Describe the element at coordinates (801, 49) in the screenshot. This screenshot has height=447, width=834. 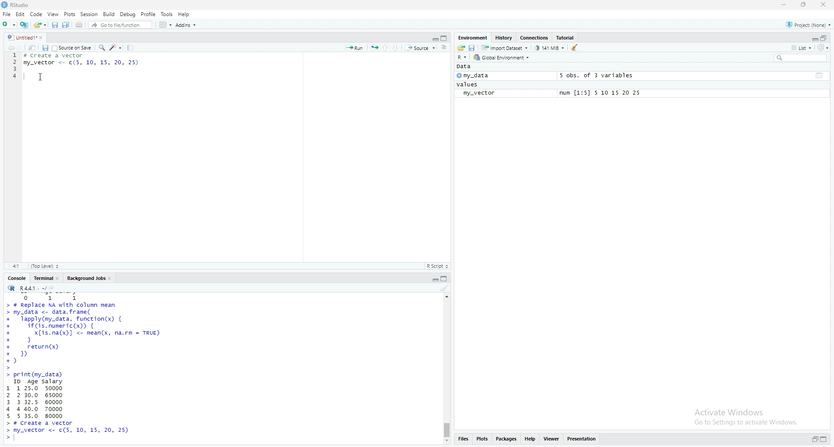
I see `list` at that location.